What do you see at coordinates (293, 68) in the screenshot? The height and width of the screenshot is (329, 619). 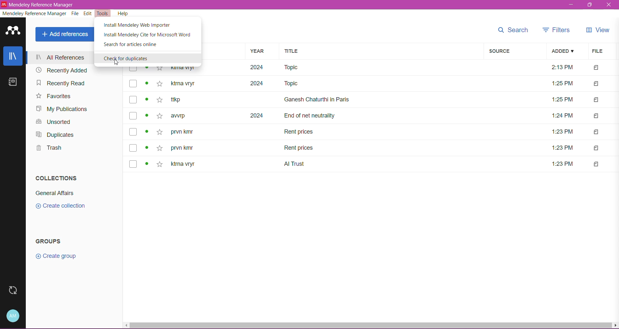 I see `Title` at bounding box center [293, 68].